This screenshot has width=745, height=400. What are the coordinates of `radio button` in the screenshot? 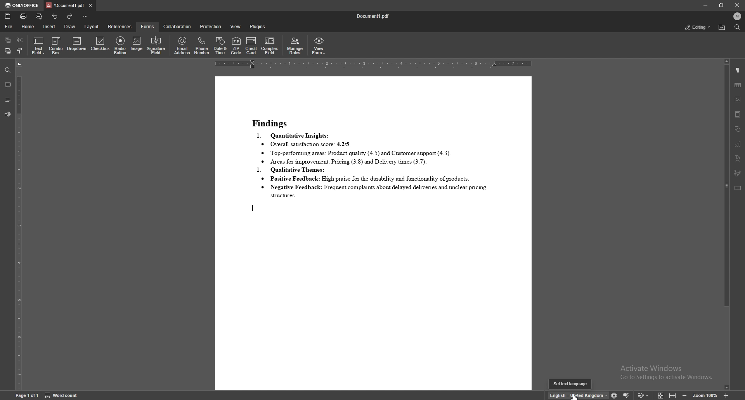 It's located at (121, 46).